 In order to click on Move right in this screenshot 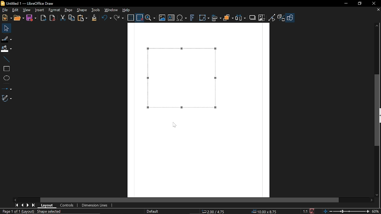, I will do `click(16, 200)`.